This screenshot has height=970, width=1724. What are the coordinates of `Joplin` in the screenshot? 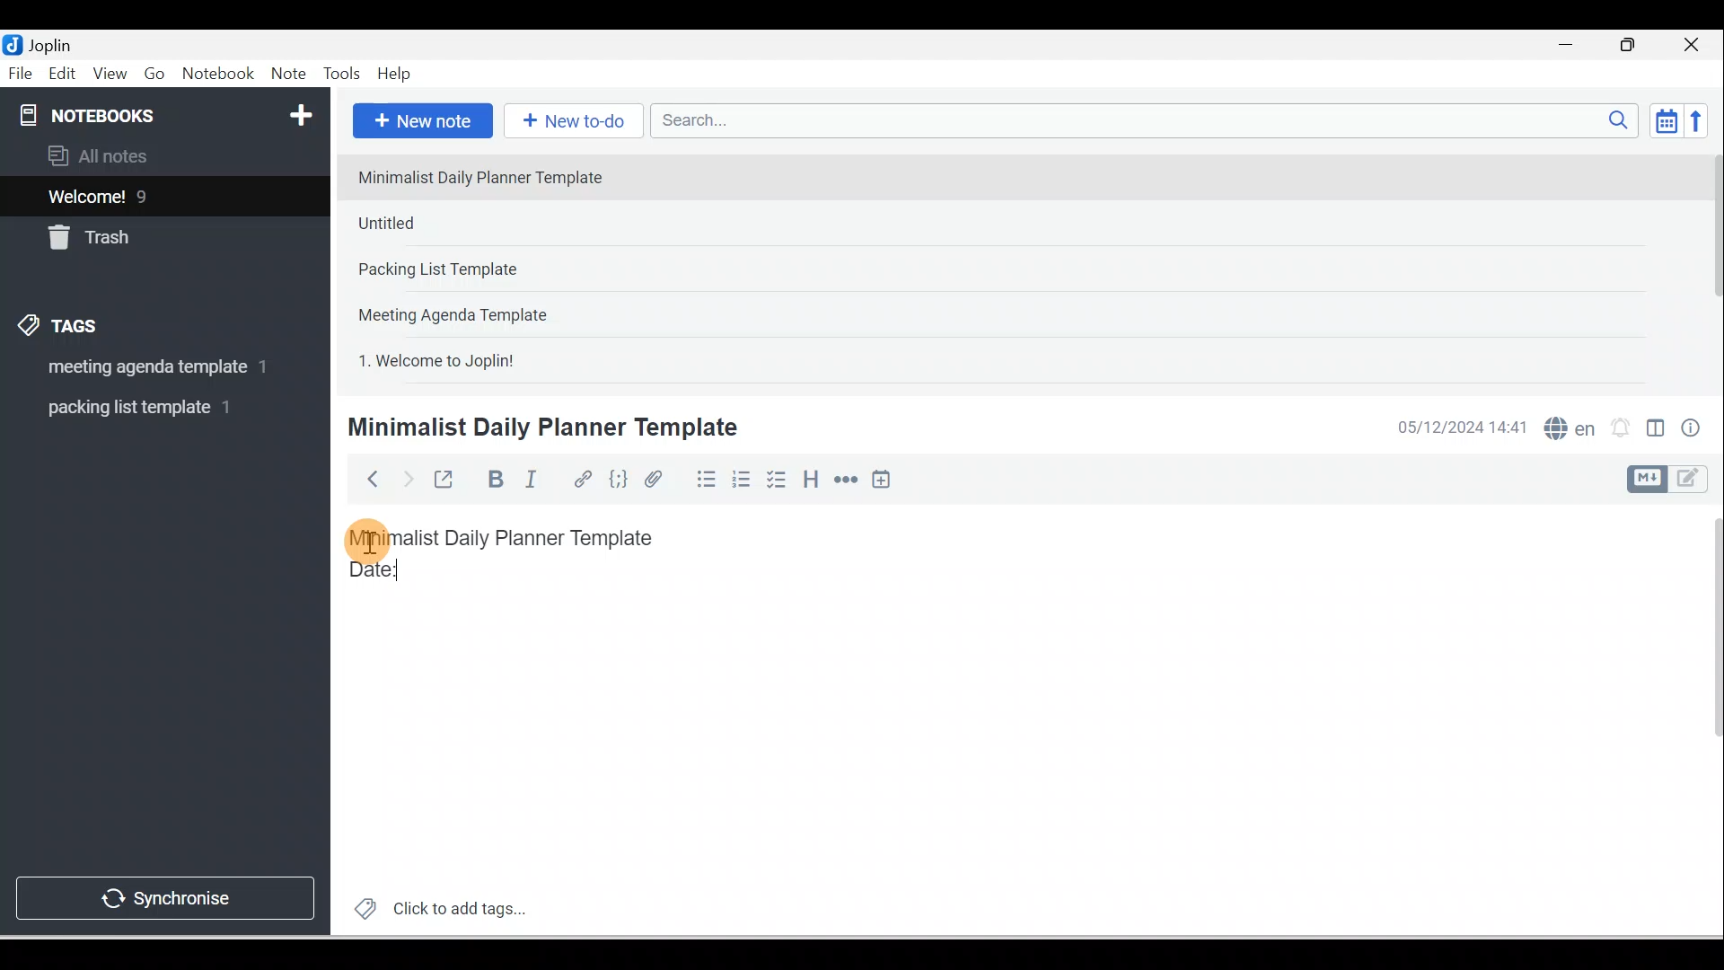 It's located at (55, 43).